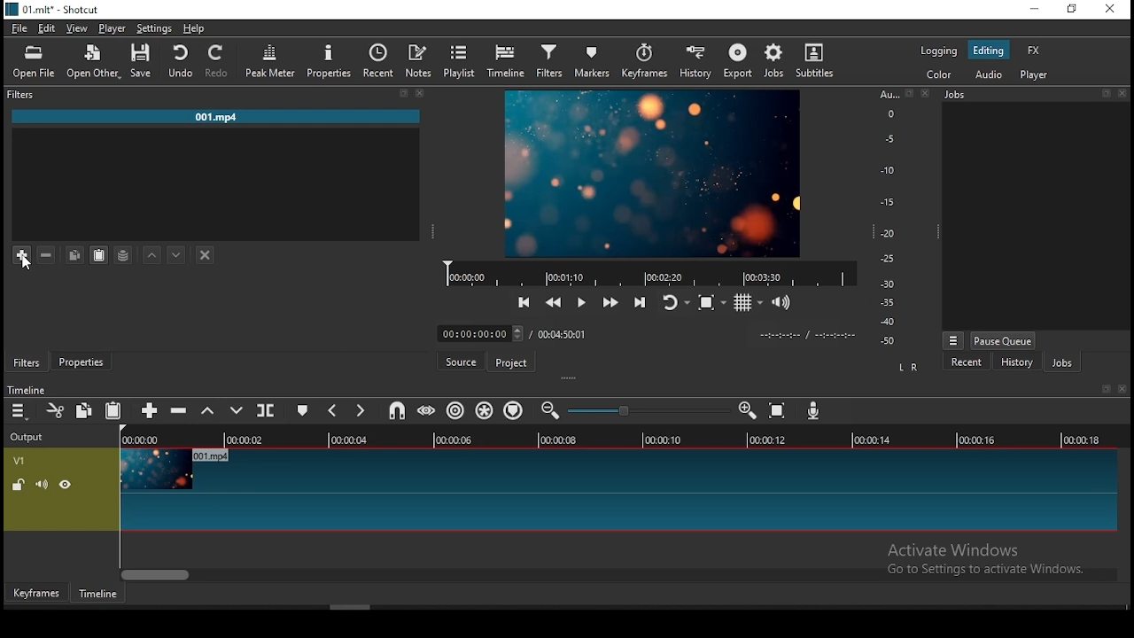 The height and width of the screenshot is (638, 1134). I want to click on L R, so click(908, 369).